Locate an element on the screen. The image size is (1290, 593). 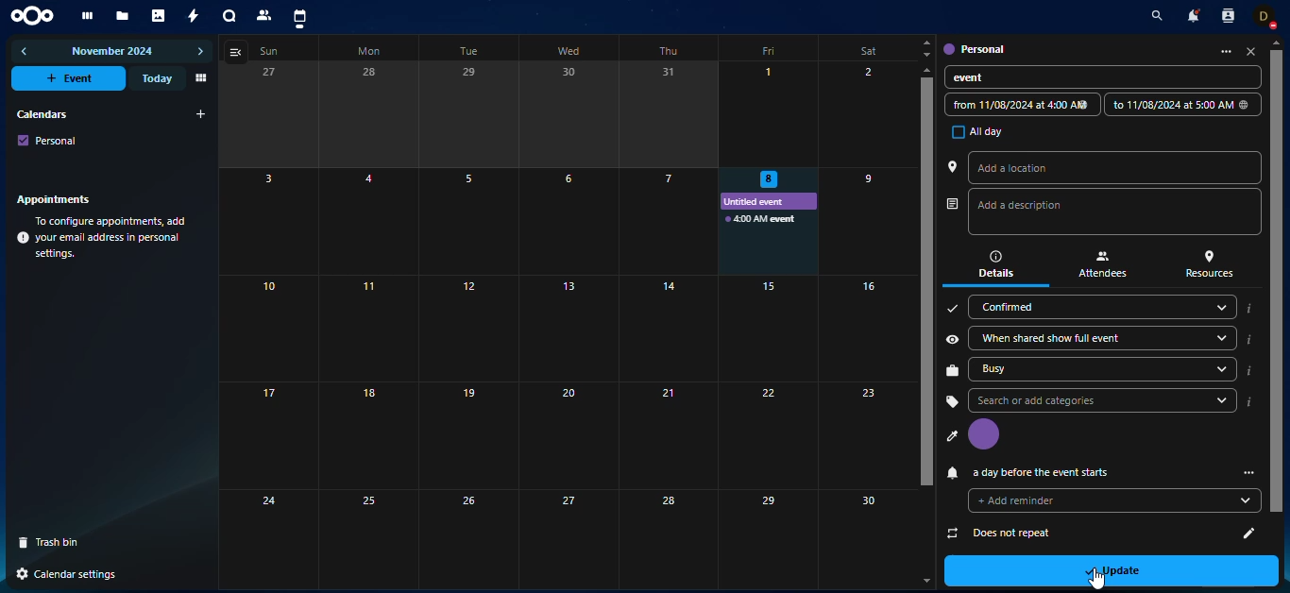
29 is located at coordinates (763, 539).